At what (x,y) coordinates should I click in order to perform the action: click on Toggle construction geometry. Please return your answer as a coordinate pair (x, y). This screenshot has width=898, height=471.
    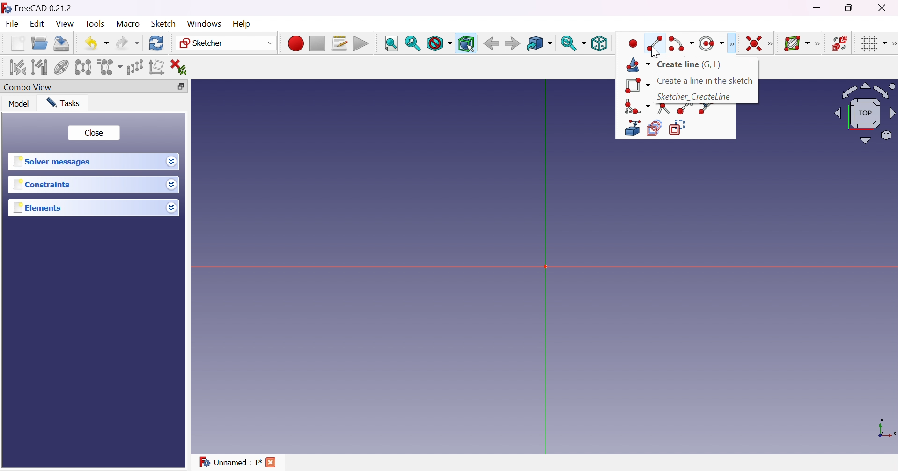
    Looking at the image, I should click on (680, 127).